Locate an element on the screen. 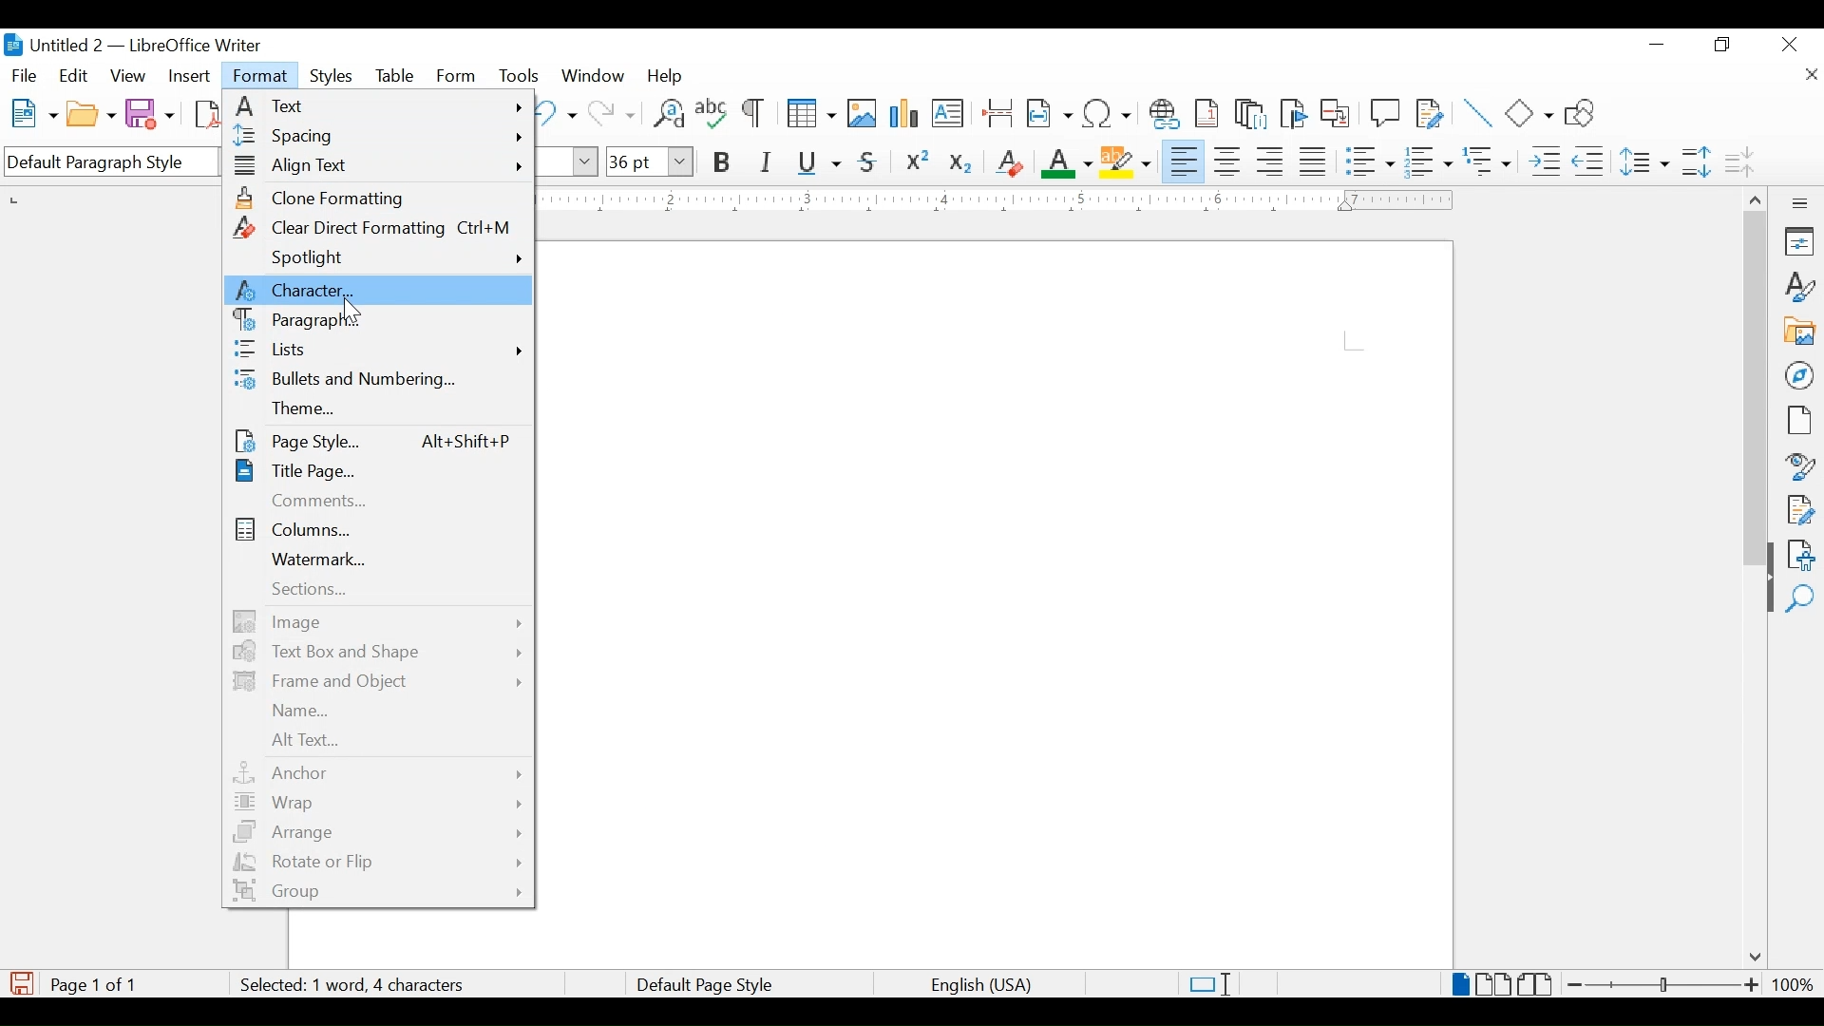  page is located at coordinates (1798, 420).